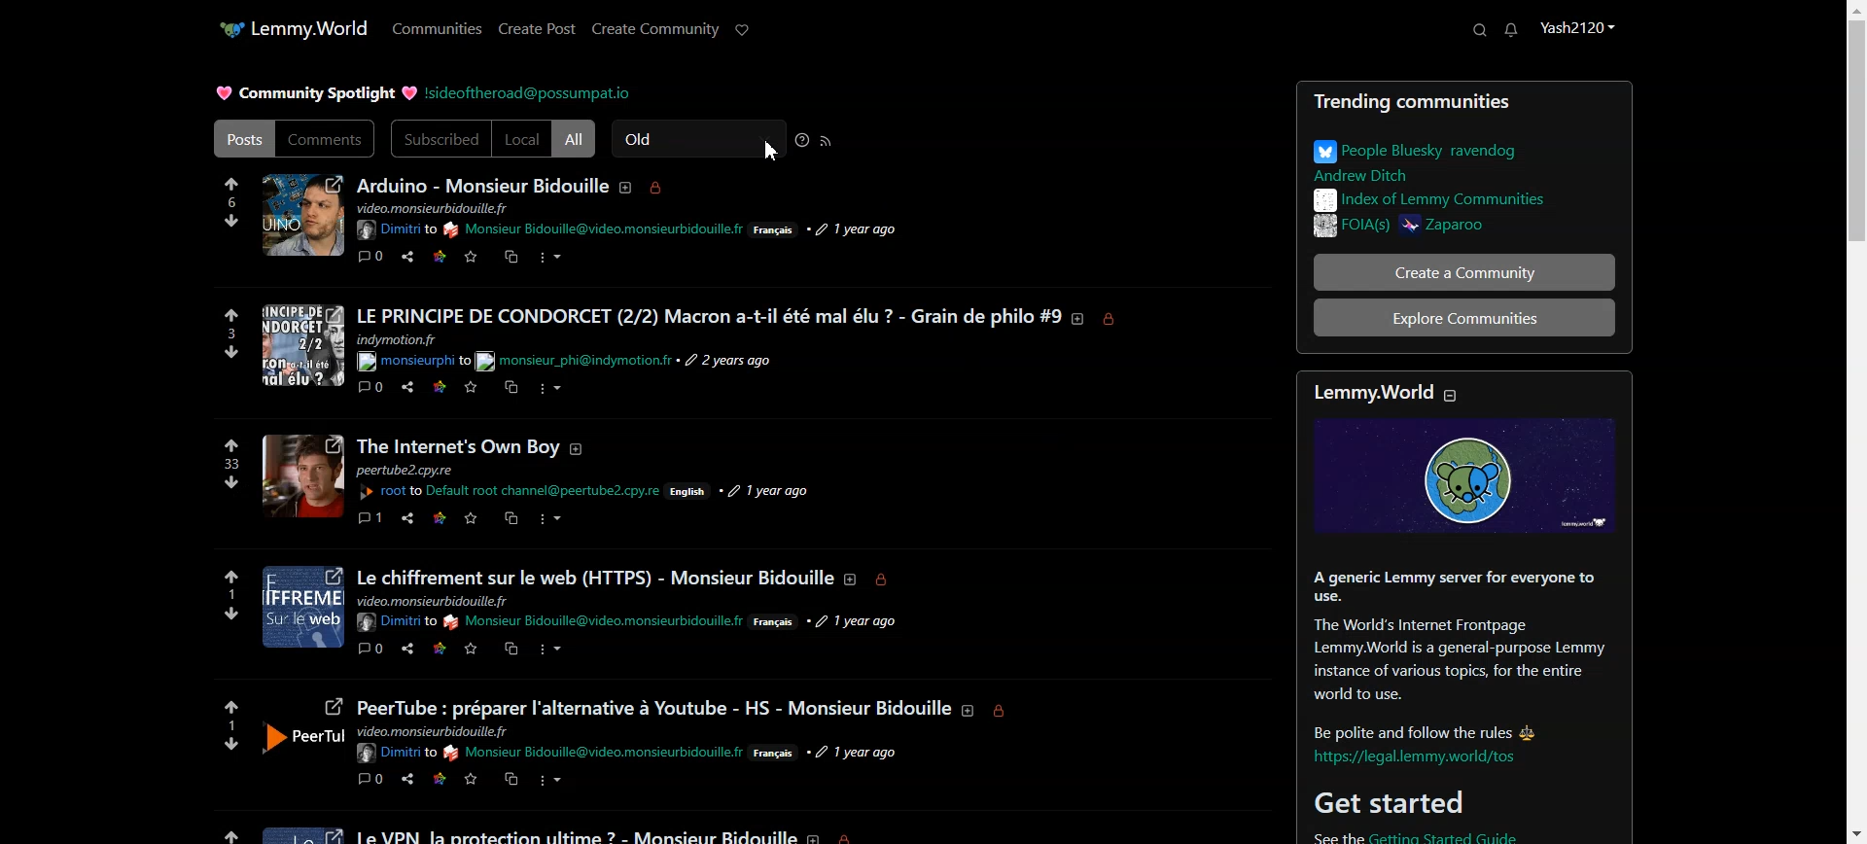  I want to click on text, so click(592, 576).